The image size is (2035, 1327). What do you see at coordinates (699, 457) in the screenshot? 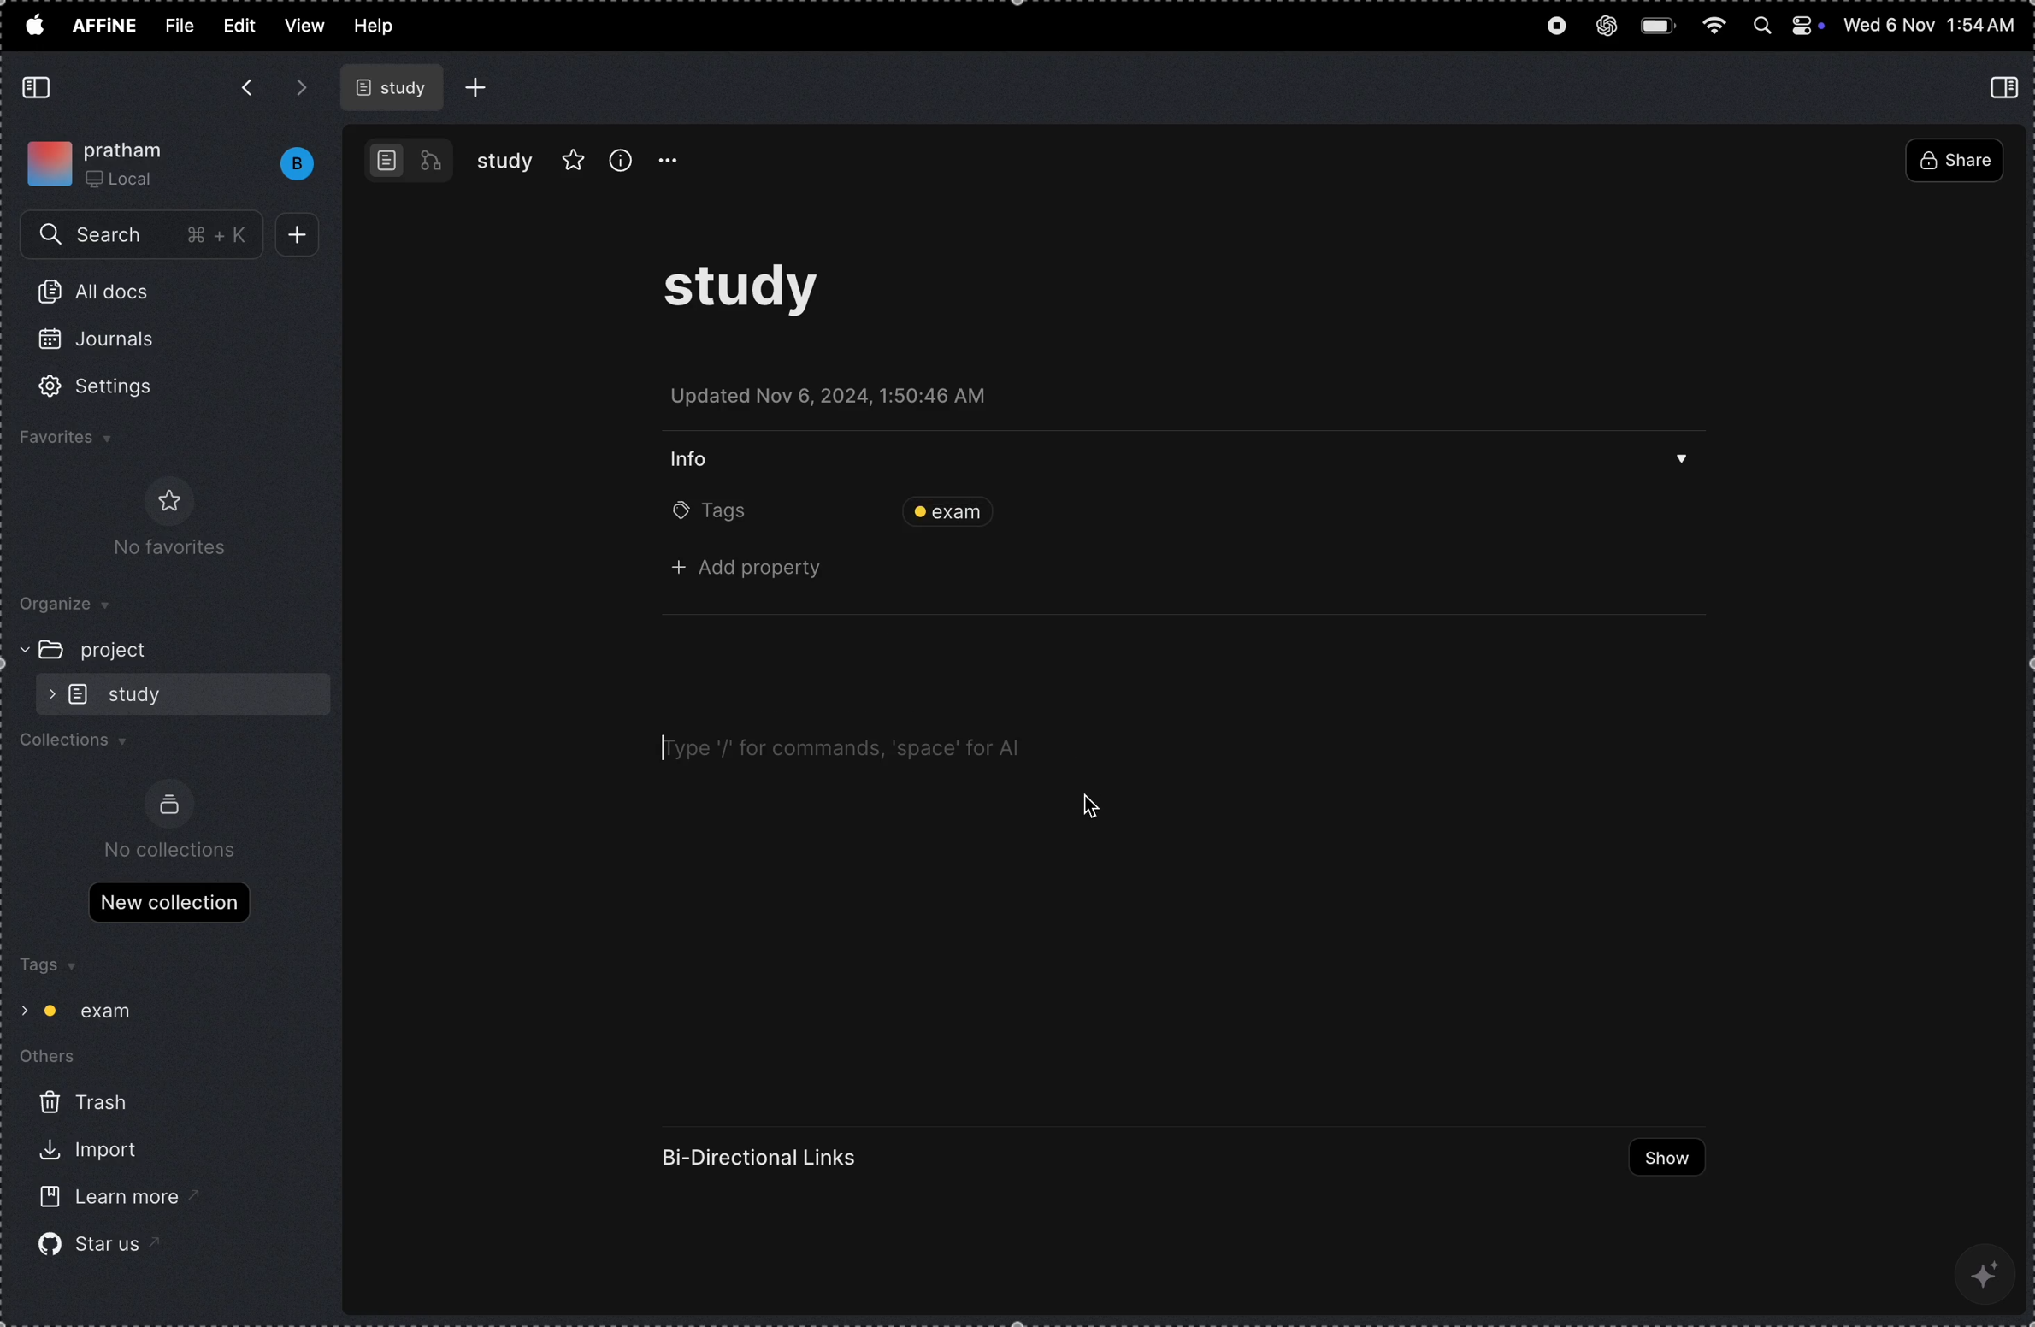
I see `info` at bounding box center [699, 457].